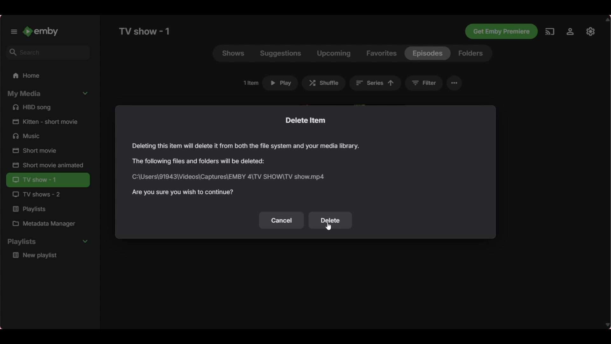 This screenshot has height=344, width=611. What do you see at coordinates (48, 136) in the screenshot?
I see `Music` at bounding box center [48, 136].